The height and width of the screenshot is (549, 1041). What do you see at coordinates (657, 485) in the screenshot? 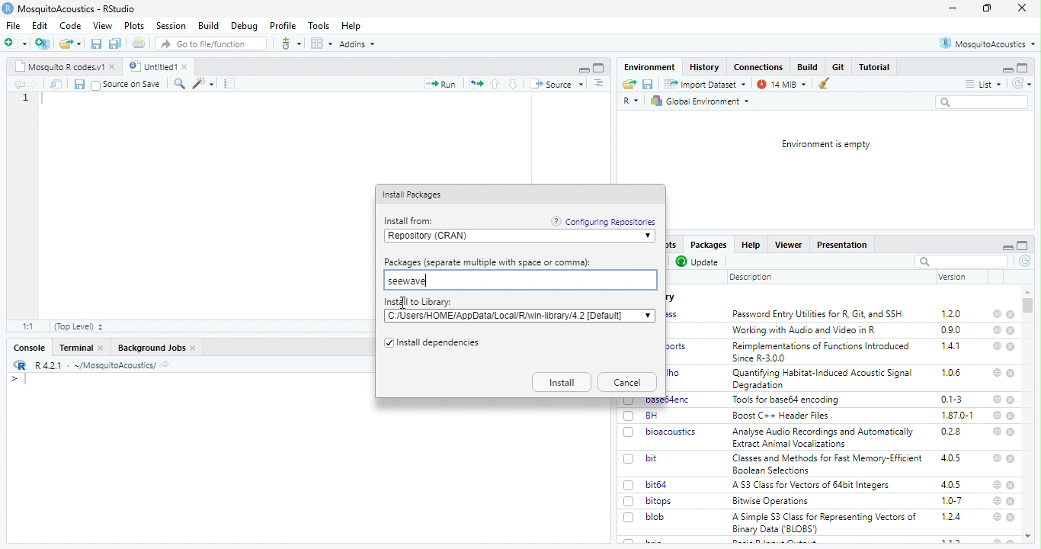
I see `bit64` at bounding box center [657, 485].